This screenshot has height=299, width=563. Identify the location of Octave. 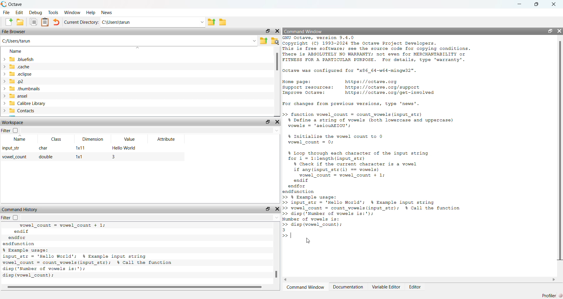
(16, 4).